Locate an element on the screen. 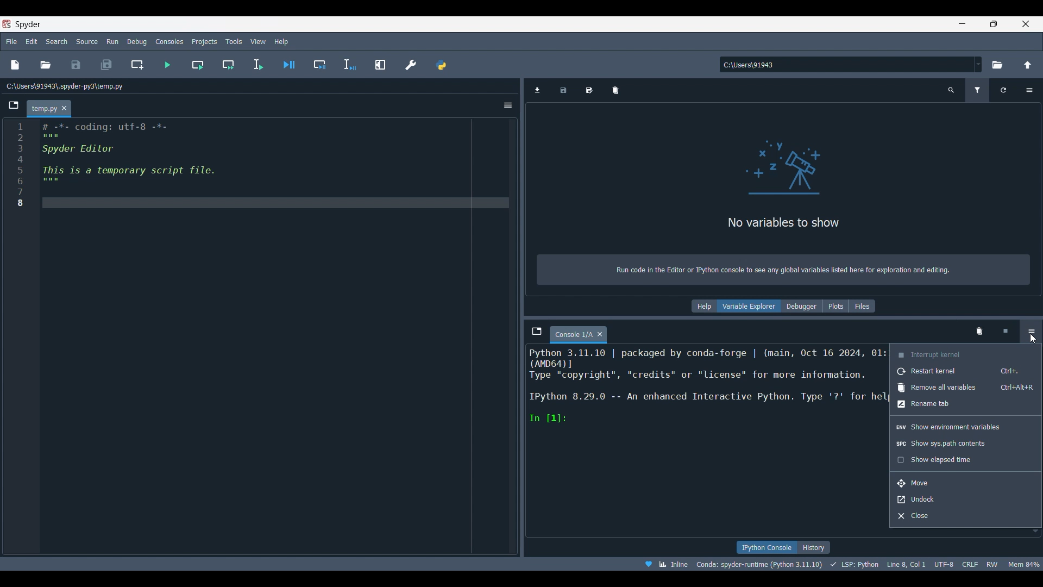  logo is located at coordinates (781, 172).